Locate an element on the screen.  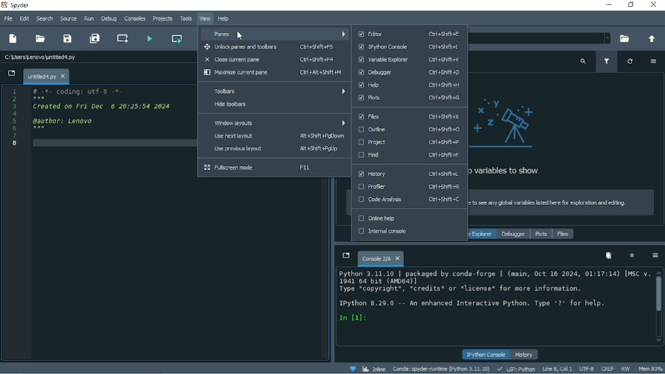
Console is located at coordinates (381, 257).